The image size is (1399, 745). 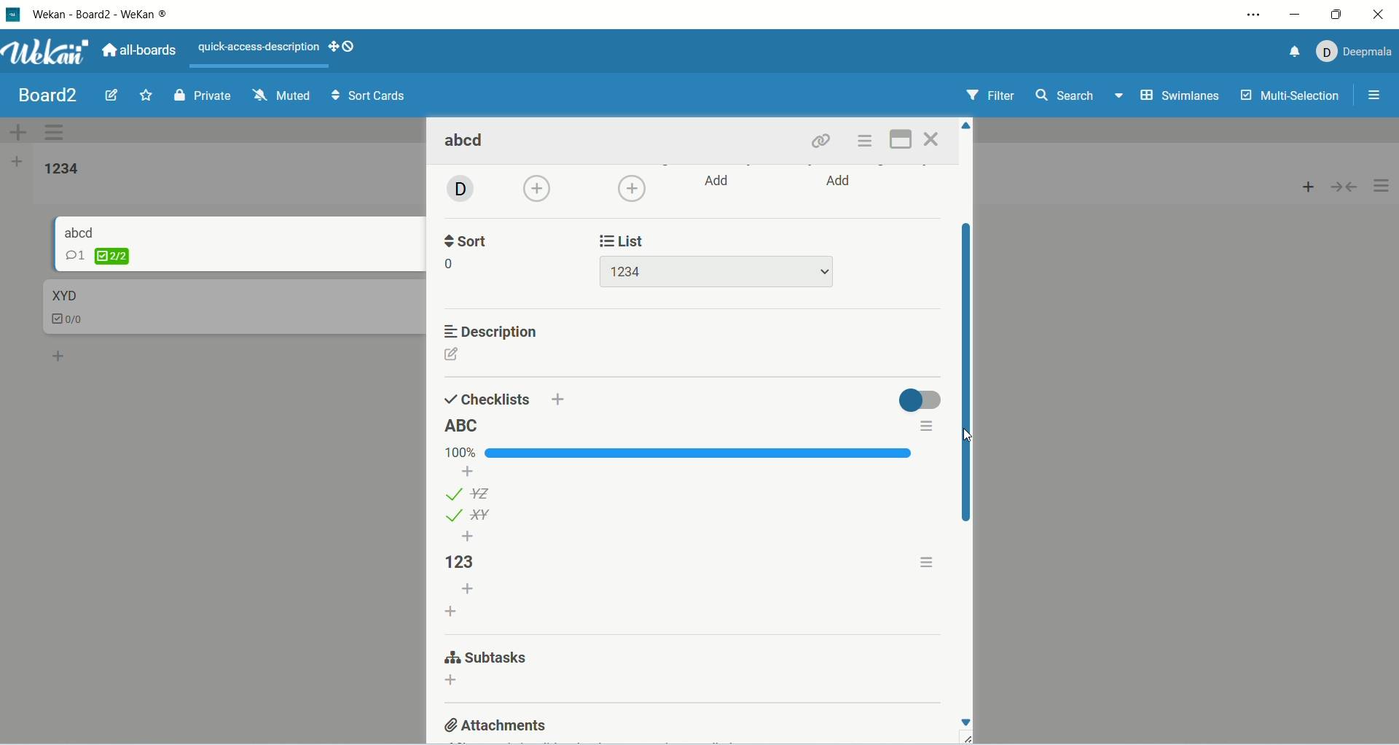 What do you see at coordinates (487, 398) in the screenshot?
I see `checklists` at bounding box center [487, 398].